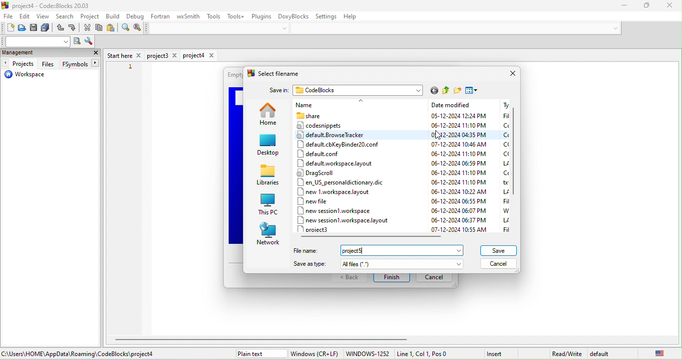 The image size is (682, 360). Describe the element at coordinates (60, 29) in the screenshot. I see `undo` at that location.